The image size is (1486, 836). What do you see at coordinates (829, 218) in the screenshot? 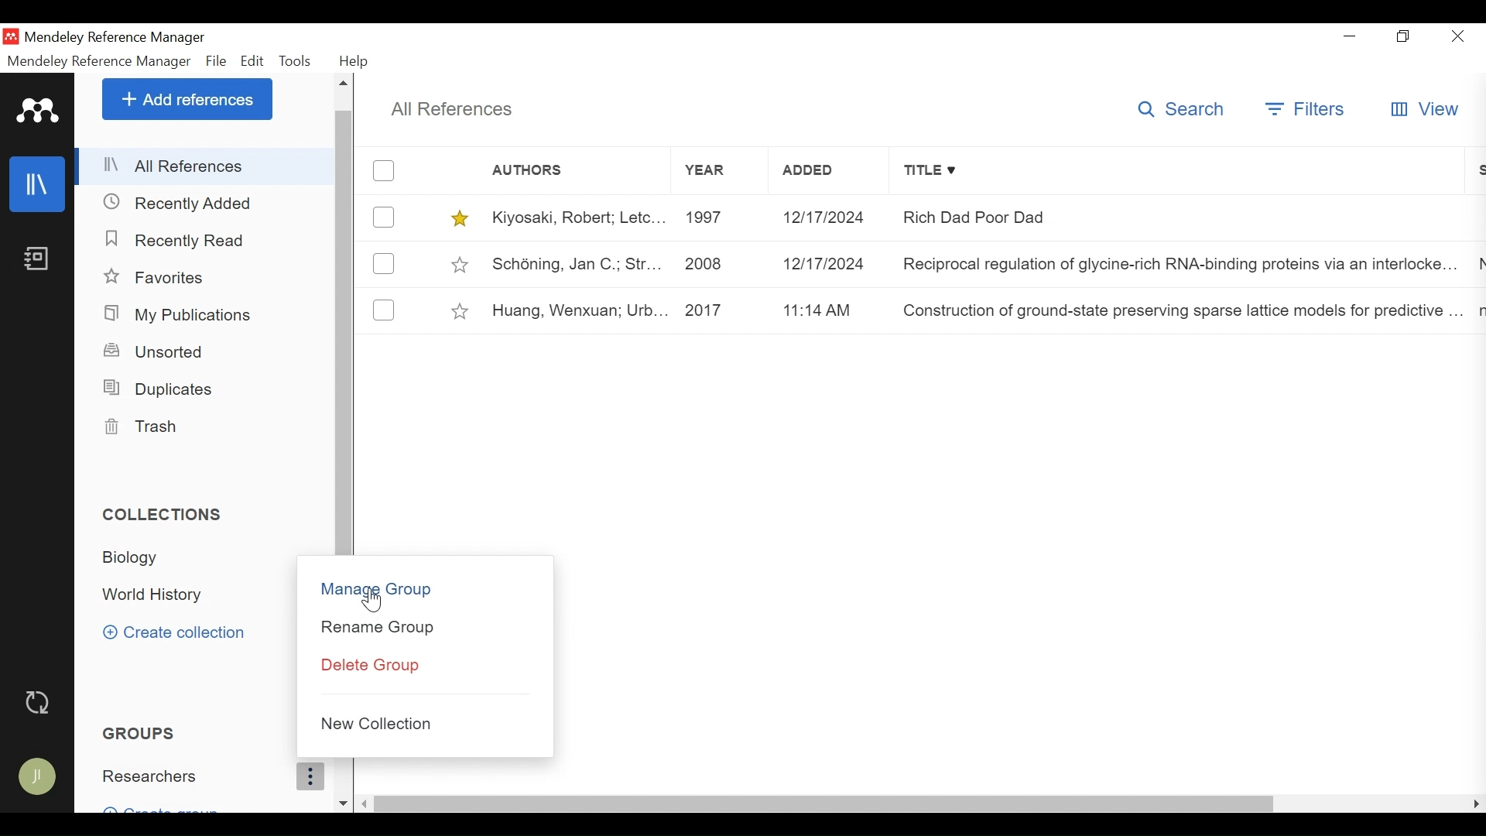
I see `12/12/2024` at bounding box center [829, 218].